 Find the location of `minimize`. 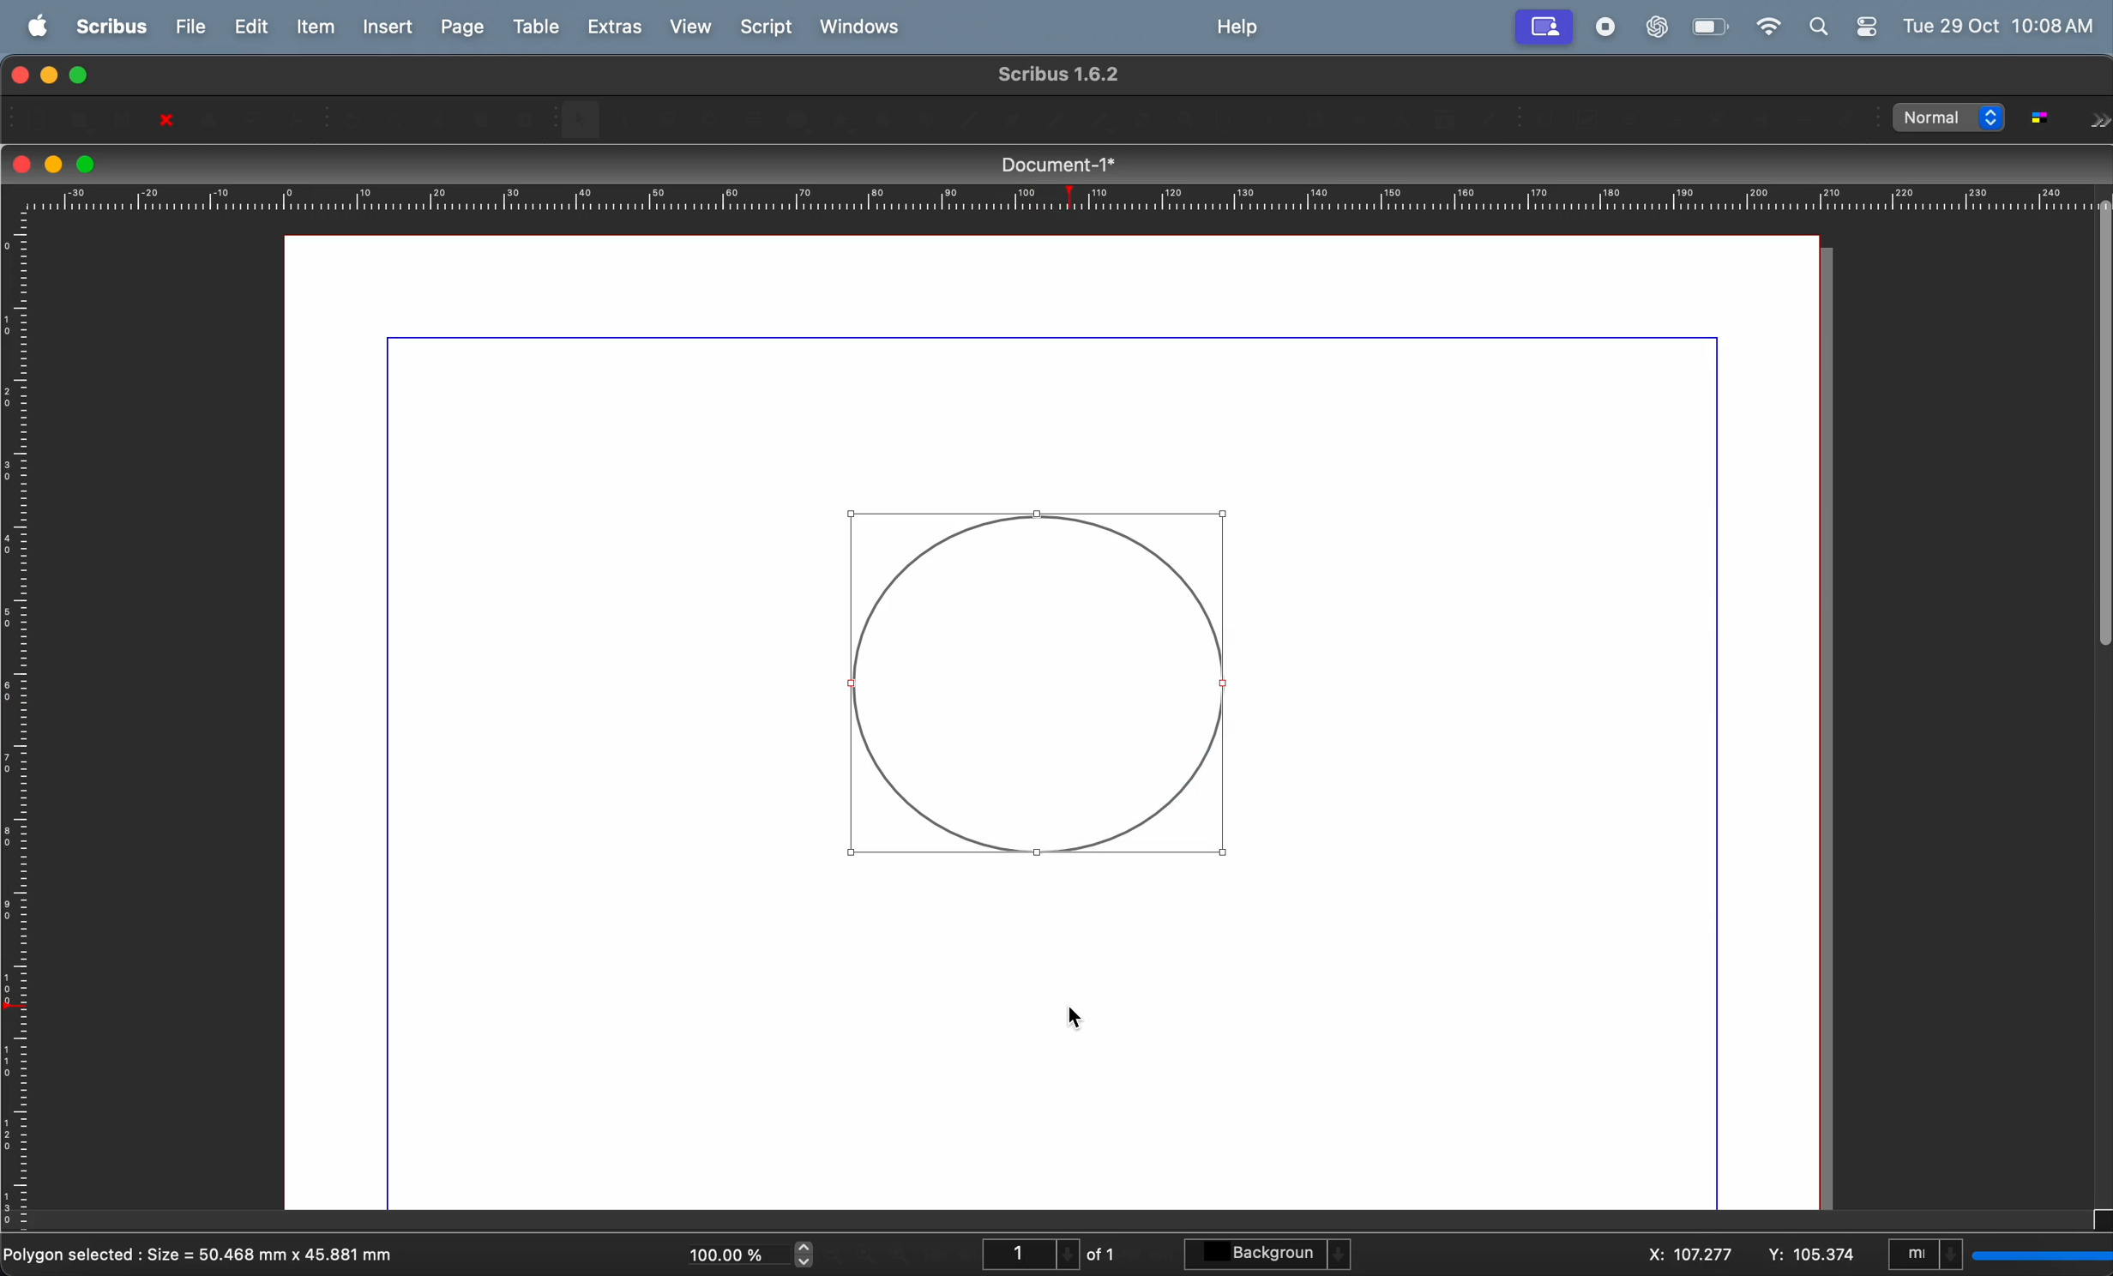

minimize is located at coordinates (46, 74).